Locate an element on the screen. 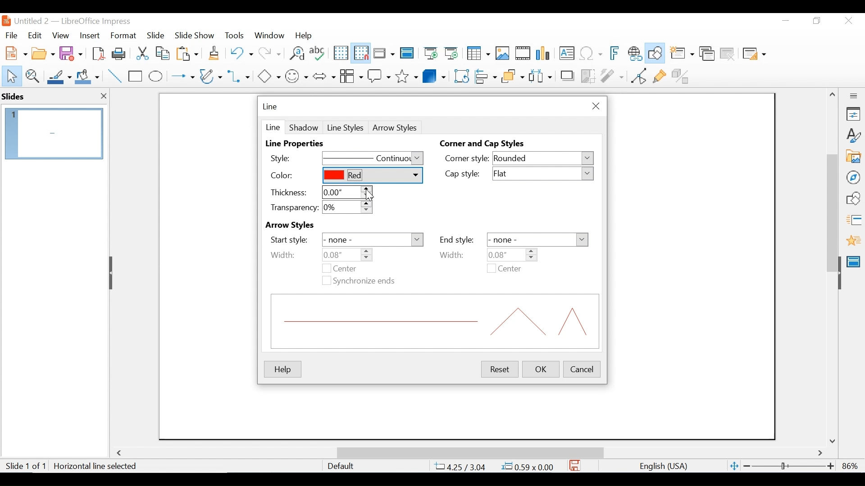 The height and width of the screenshot is (486, 865). Symbol shapes is located at coordinates (297, 75).